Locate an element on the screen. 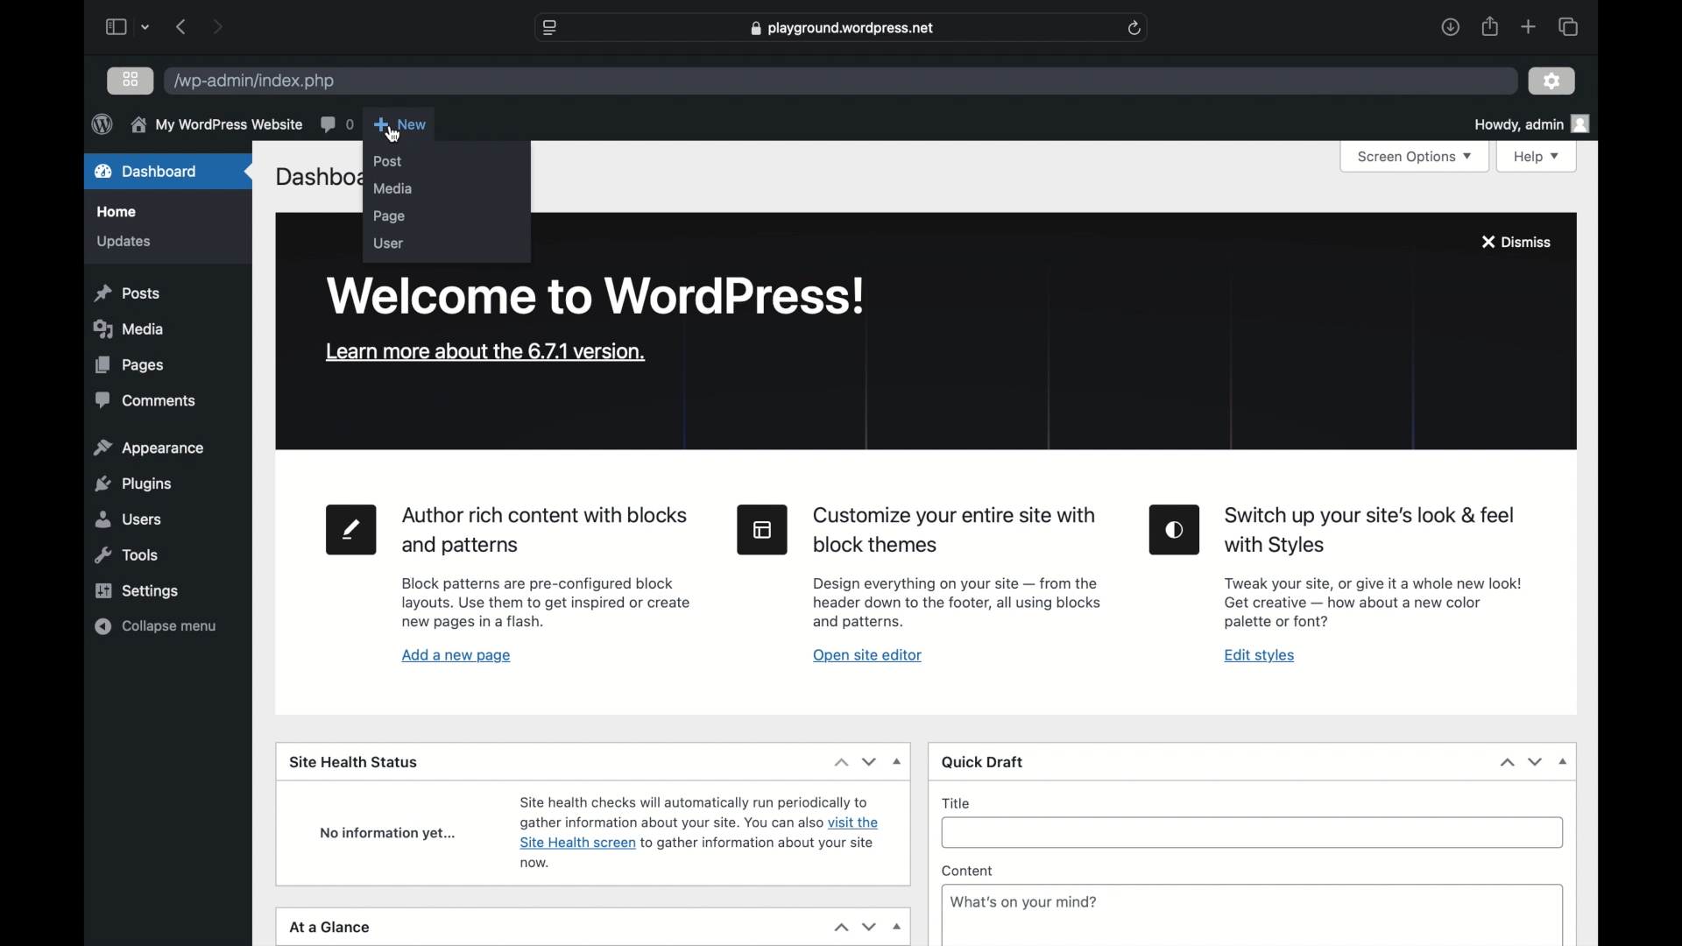  page is located at coordinates (392, 217).